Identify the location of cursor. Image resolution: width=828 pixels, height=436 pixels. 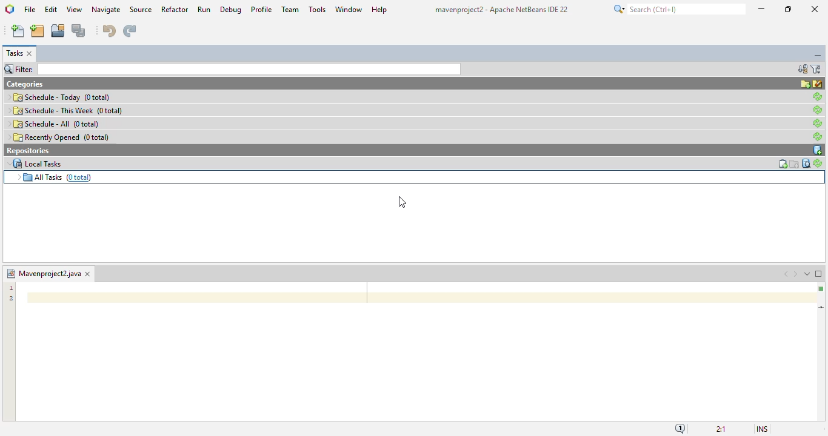
(402, 202).